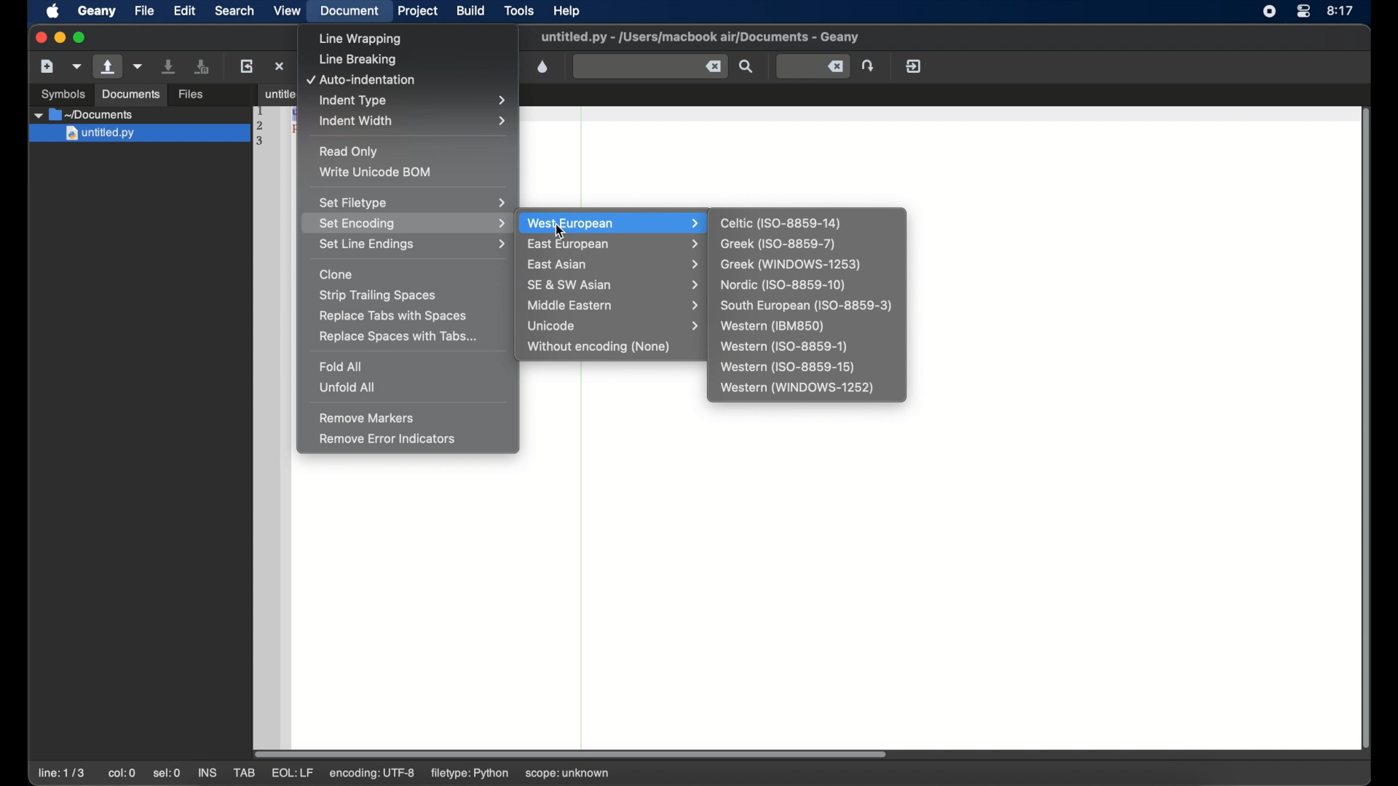 The width and height of the screenshot is (1398, 786). What do you see at coordinates (566, 11) in the screenshot?
I see `help` at bounding box center [566, 11].